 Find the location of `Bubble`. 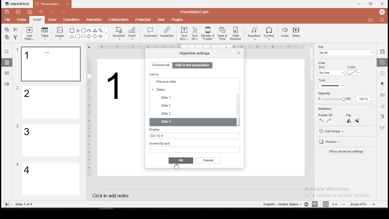

Bubble is located at coordinates (83, 30).